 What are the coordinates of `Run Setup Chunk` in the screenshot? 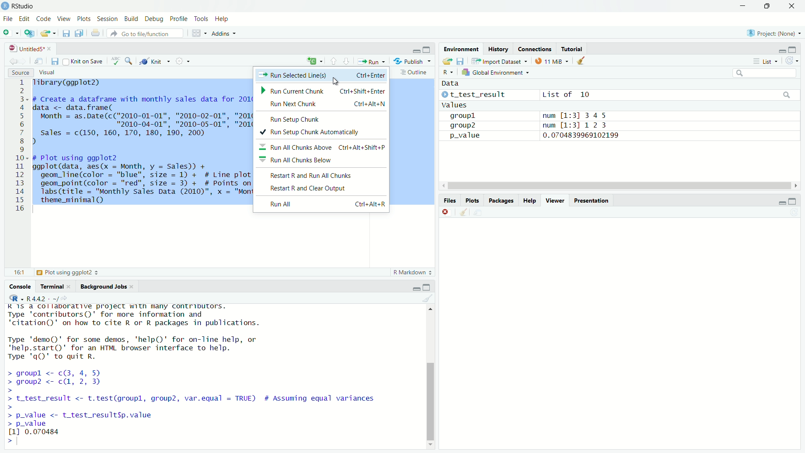 It's located at (300, 119).